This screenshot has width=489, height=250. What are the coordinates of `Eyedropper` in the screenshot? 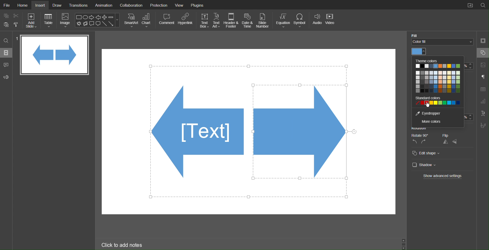 It's located at (436, 113).